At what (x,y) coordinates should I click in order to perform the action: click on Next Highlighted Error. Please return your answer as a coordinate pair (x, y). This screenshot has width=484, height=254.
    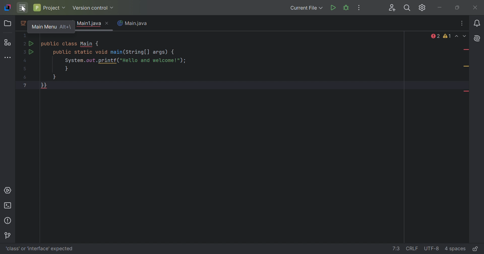
    Looking at the image, I should click on (465, 36).